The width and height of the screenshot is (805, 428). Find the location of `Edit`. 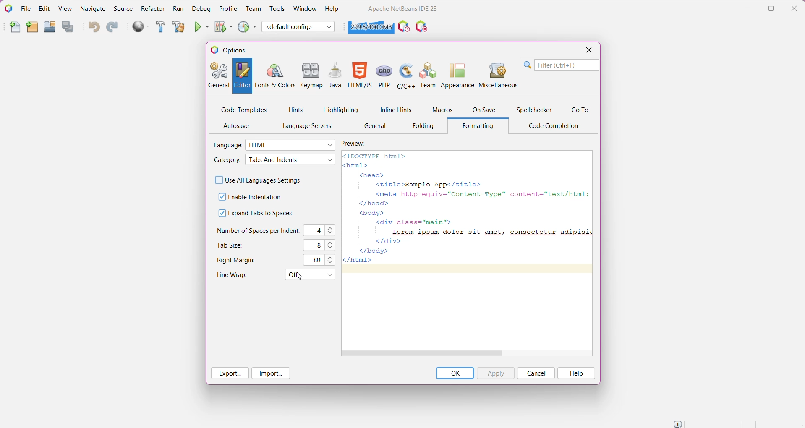

Edit is located at coordinates (43, 8).